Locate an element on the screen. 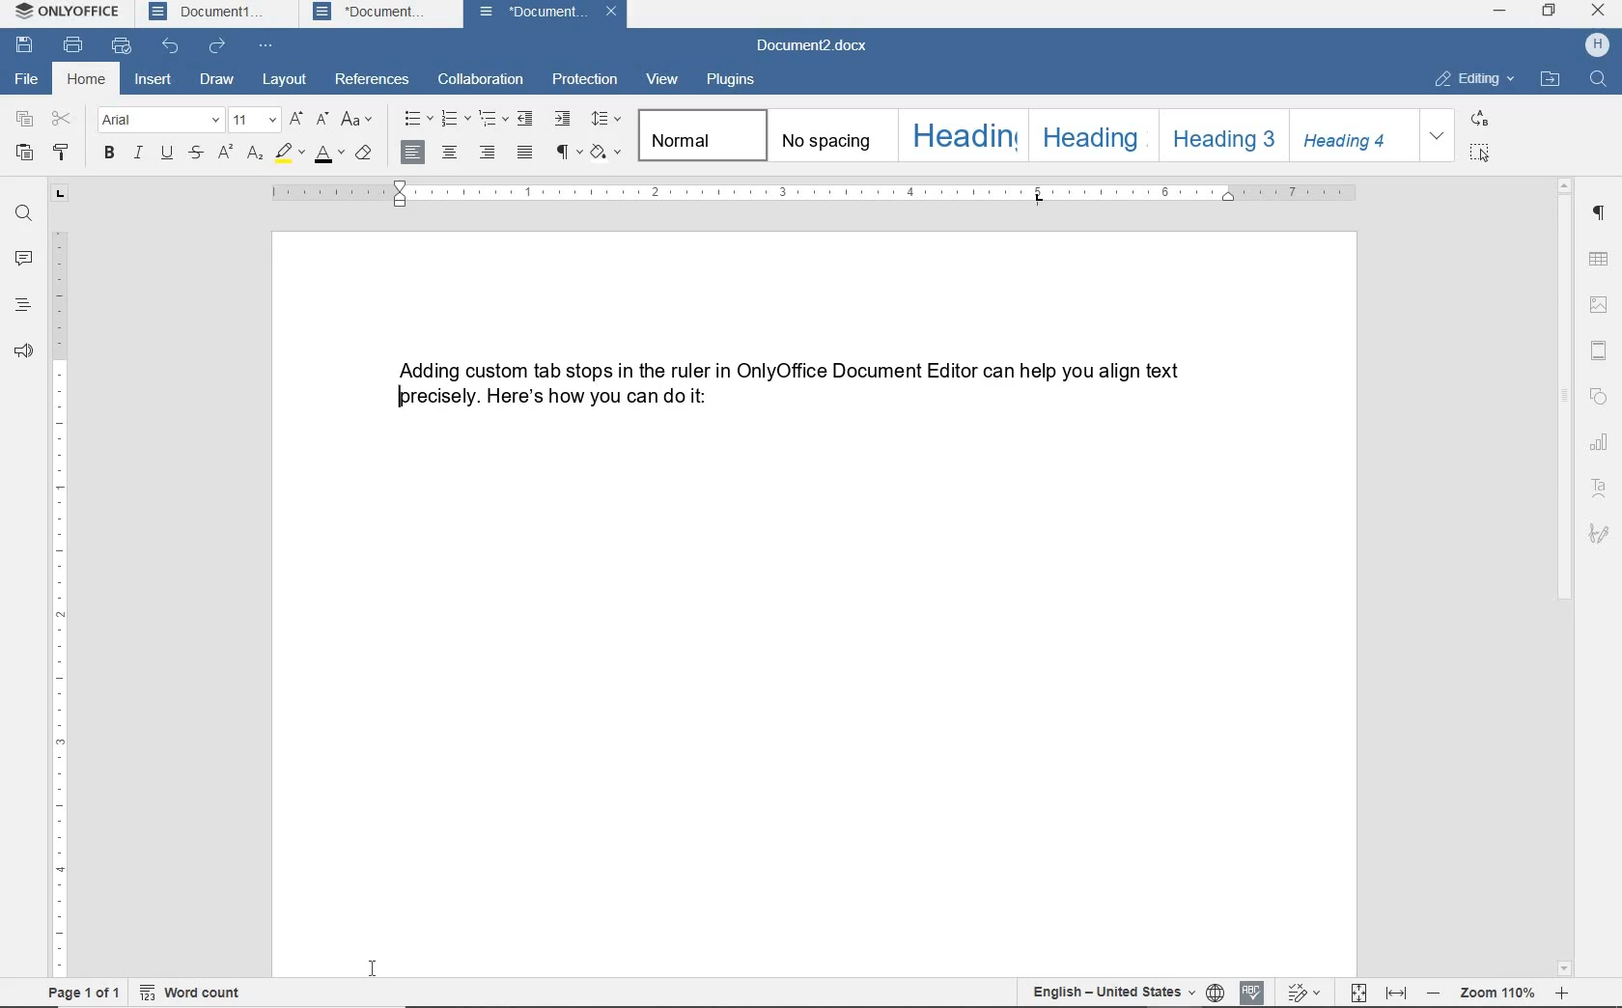 This screenshot has height=1008, width=1622. text language is located at coordinates (1108, 991).